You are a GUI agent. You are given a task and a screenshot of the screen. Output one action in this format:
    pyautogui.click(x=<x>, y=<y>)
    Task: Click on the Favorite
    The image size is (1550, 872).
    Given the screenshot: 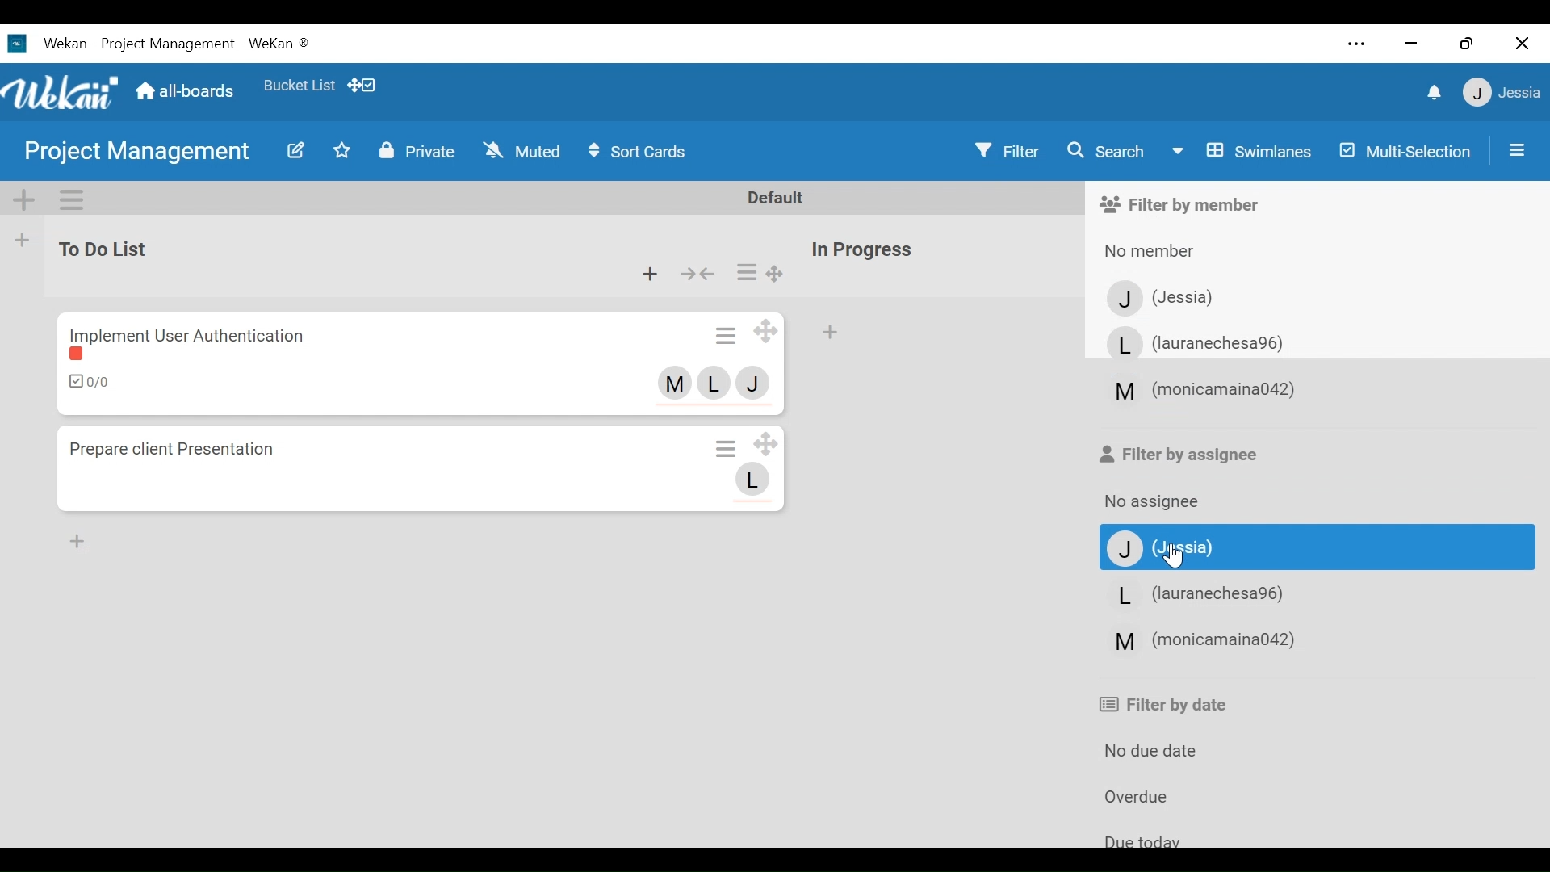 What is the action you would take?
    pyautogui.click(x=298, y=86)
    